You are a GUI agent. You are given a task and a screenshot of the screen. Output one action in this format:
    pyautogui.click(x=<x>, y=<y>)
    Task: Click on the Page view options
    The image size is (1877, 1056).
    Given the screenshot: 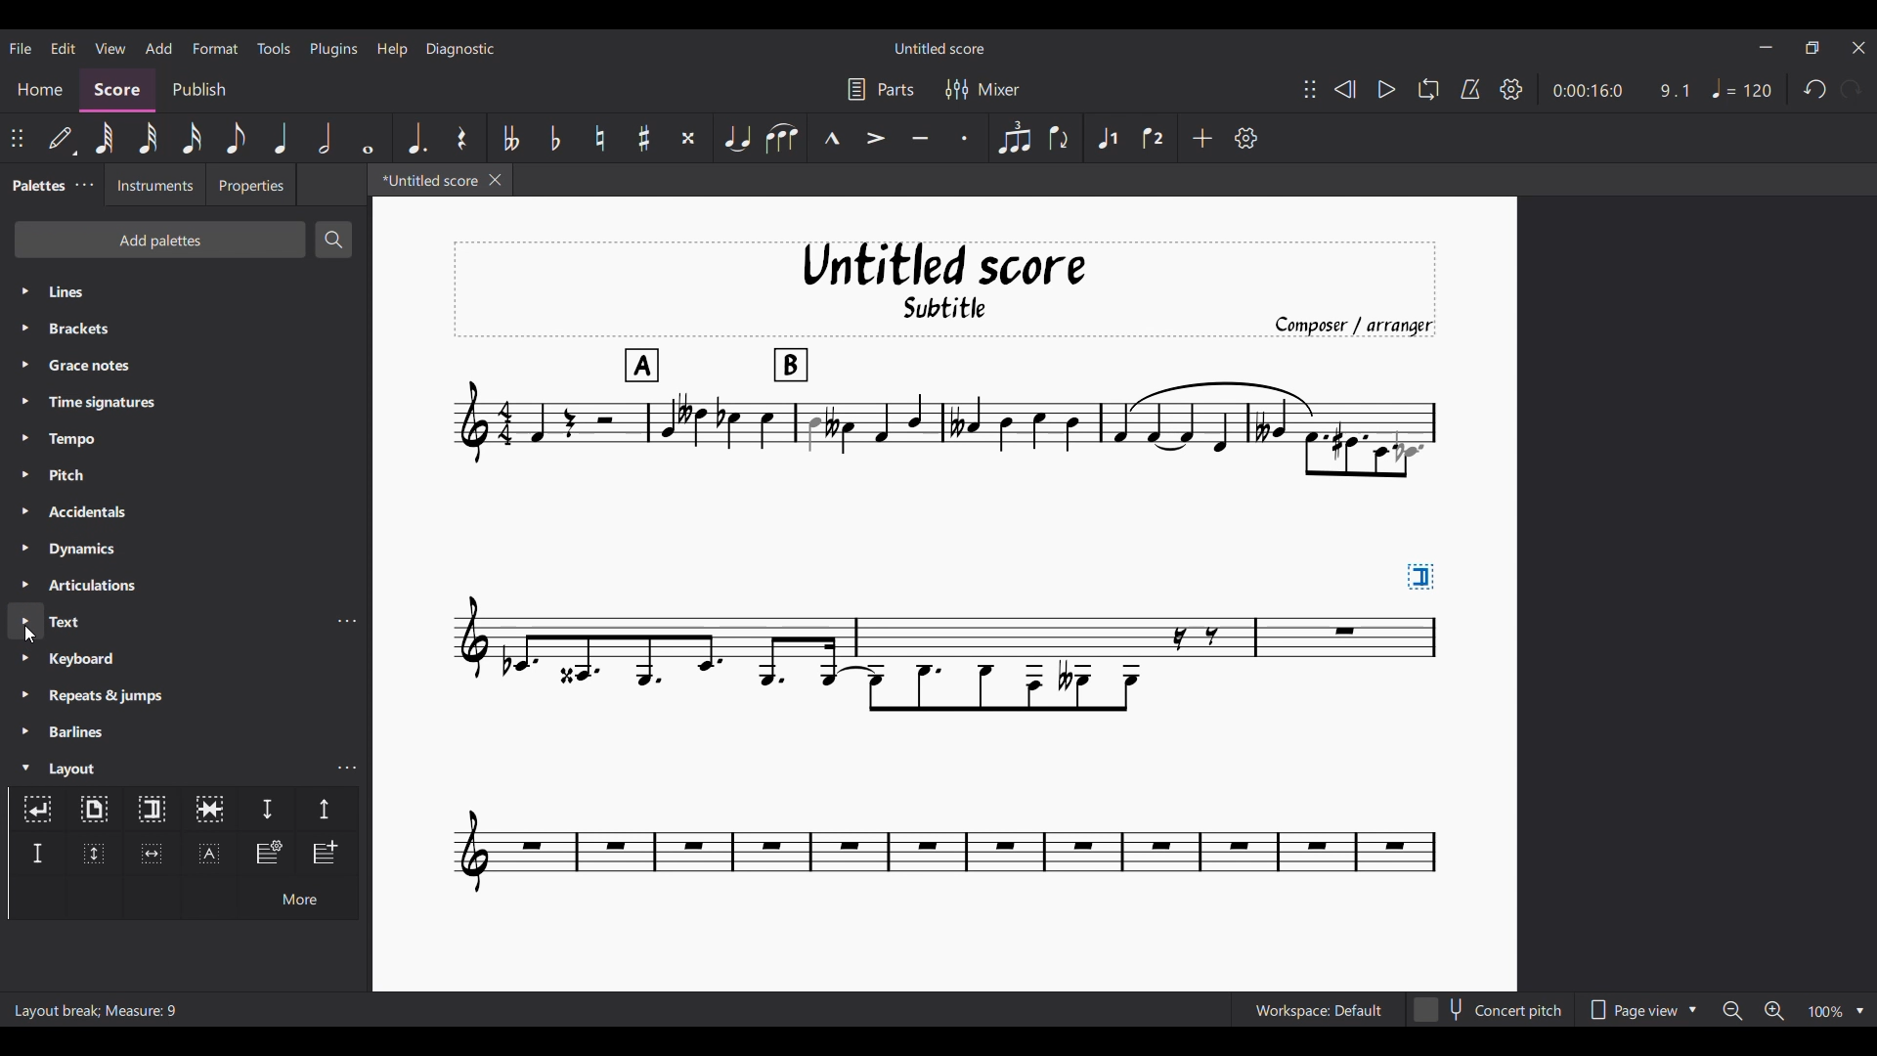 What is the action you would take?
    pyautogui.click(x=1640, y=1009)
    